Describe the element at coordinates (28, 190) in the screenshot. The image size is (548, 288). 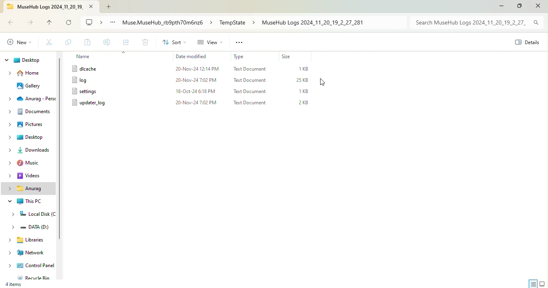
I see `Personal folder` at that location.